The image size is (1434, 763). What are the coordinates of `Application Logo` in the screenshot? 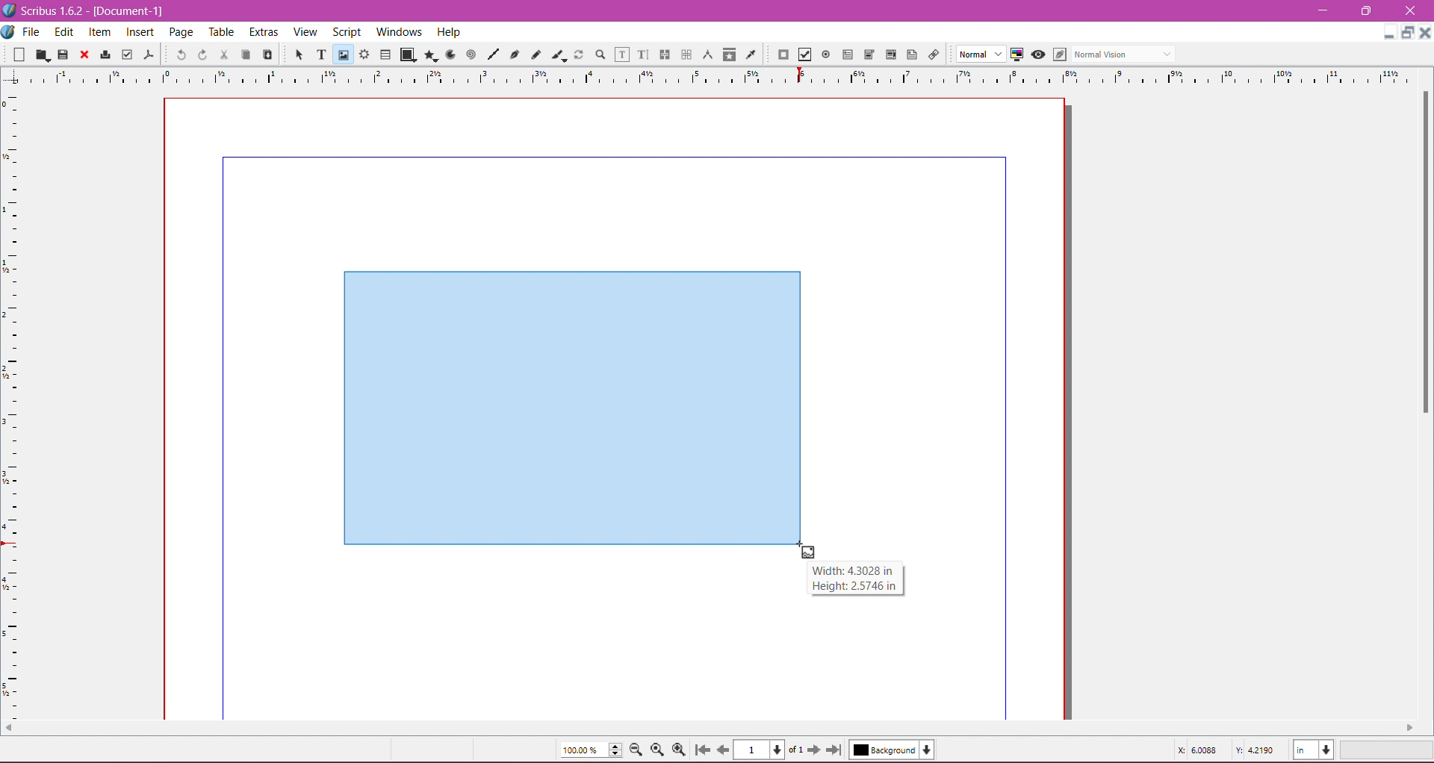 It's located at (9, 10).